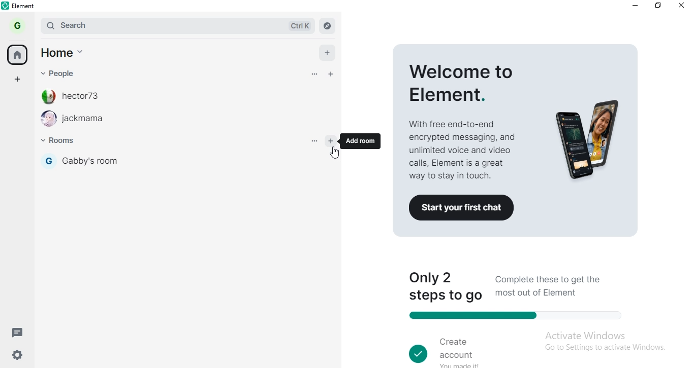 The height and width of the screenshot is (368, 694). What do you see at coordinates (82, 97) in the screenshot?
I see `hector73` at bounding box center [82, 97].